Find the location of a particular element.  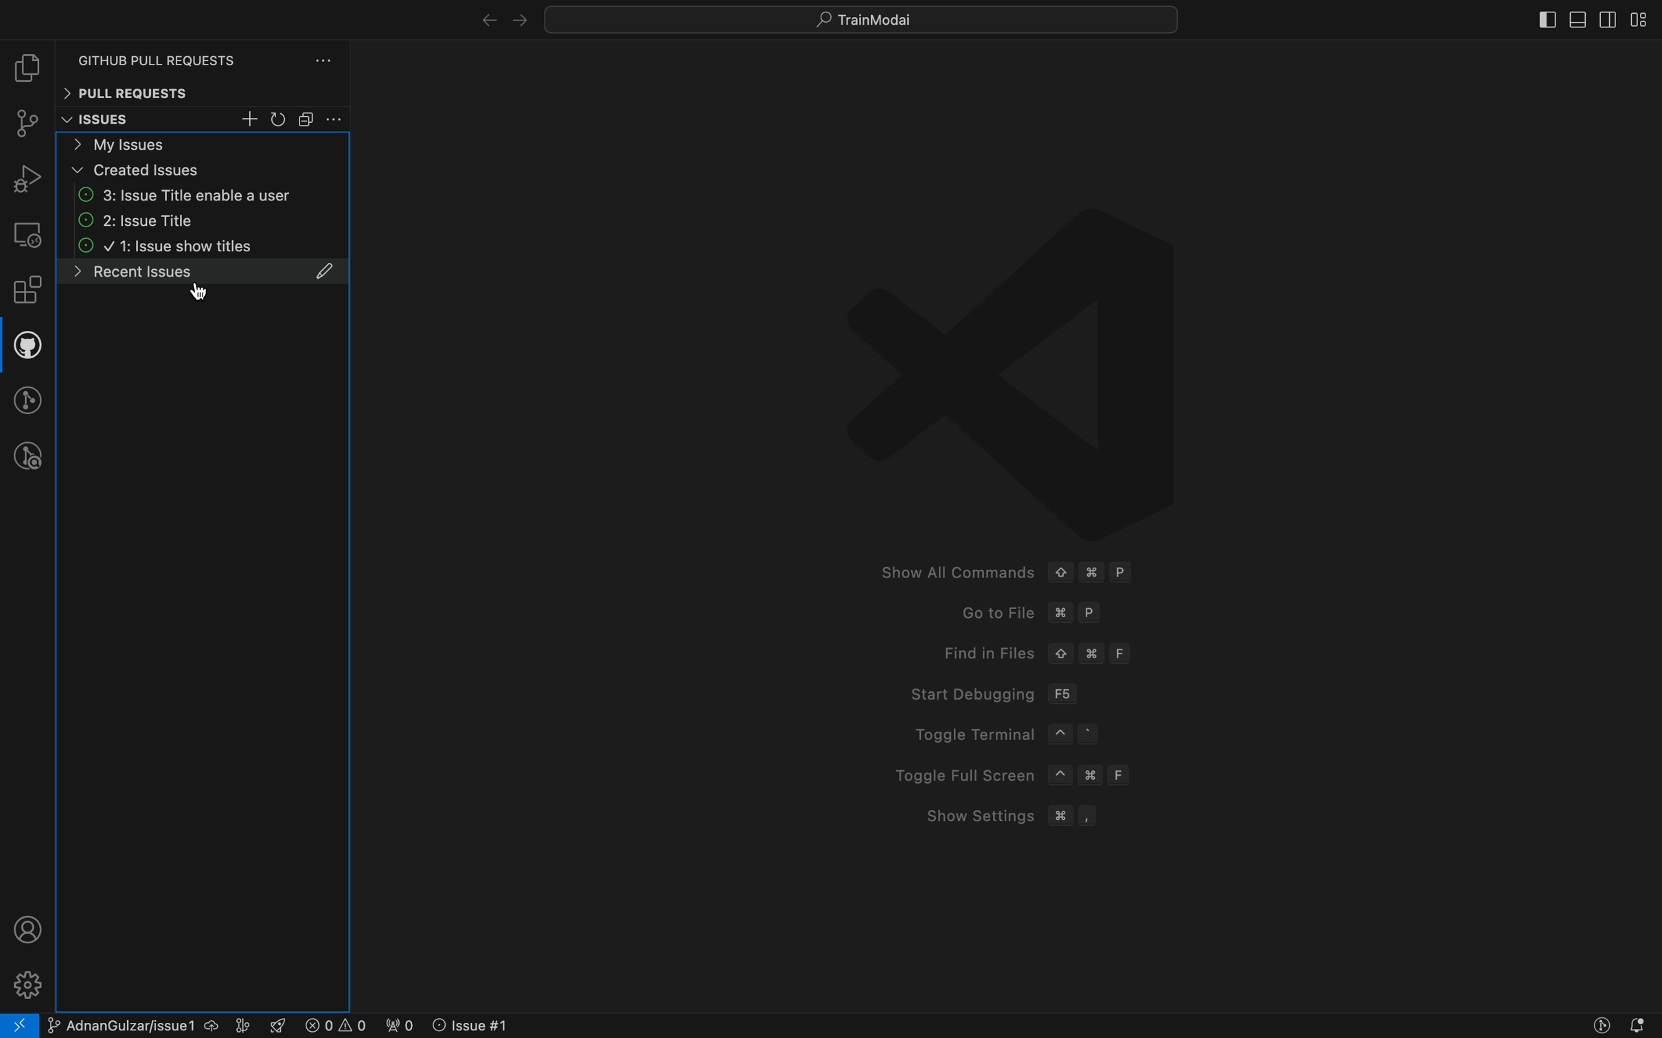

toggle primary is located at coordinates (1578, 16).